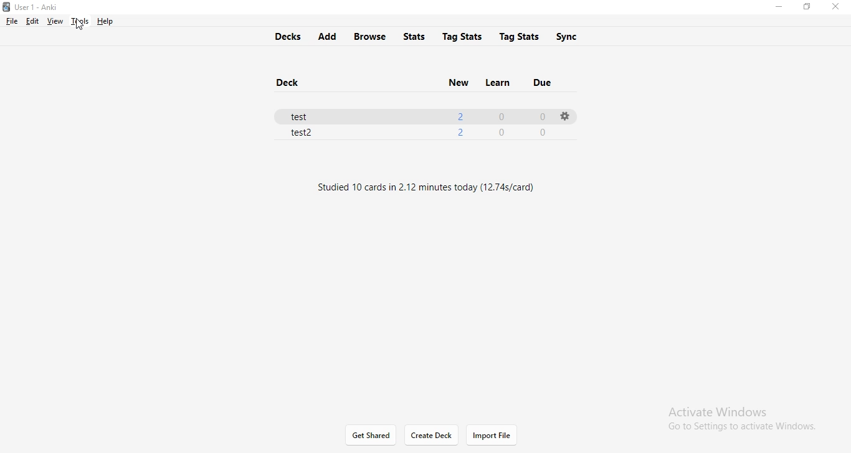 This screenshot has height=453, width=851. I want to click on cursor, so click(78, 28).